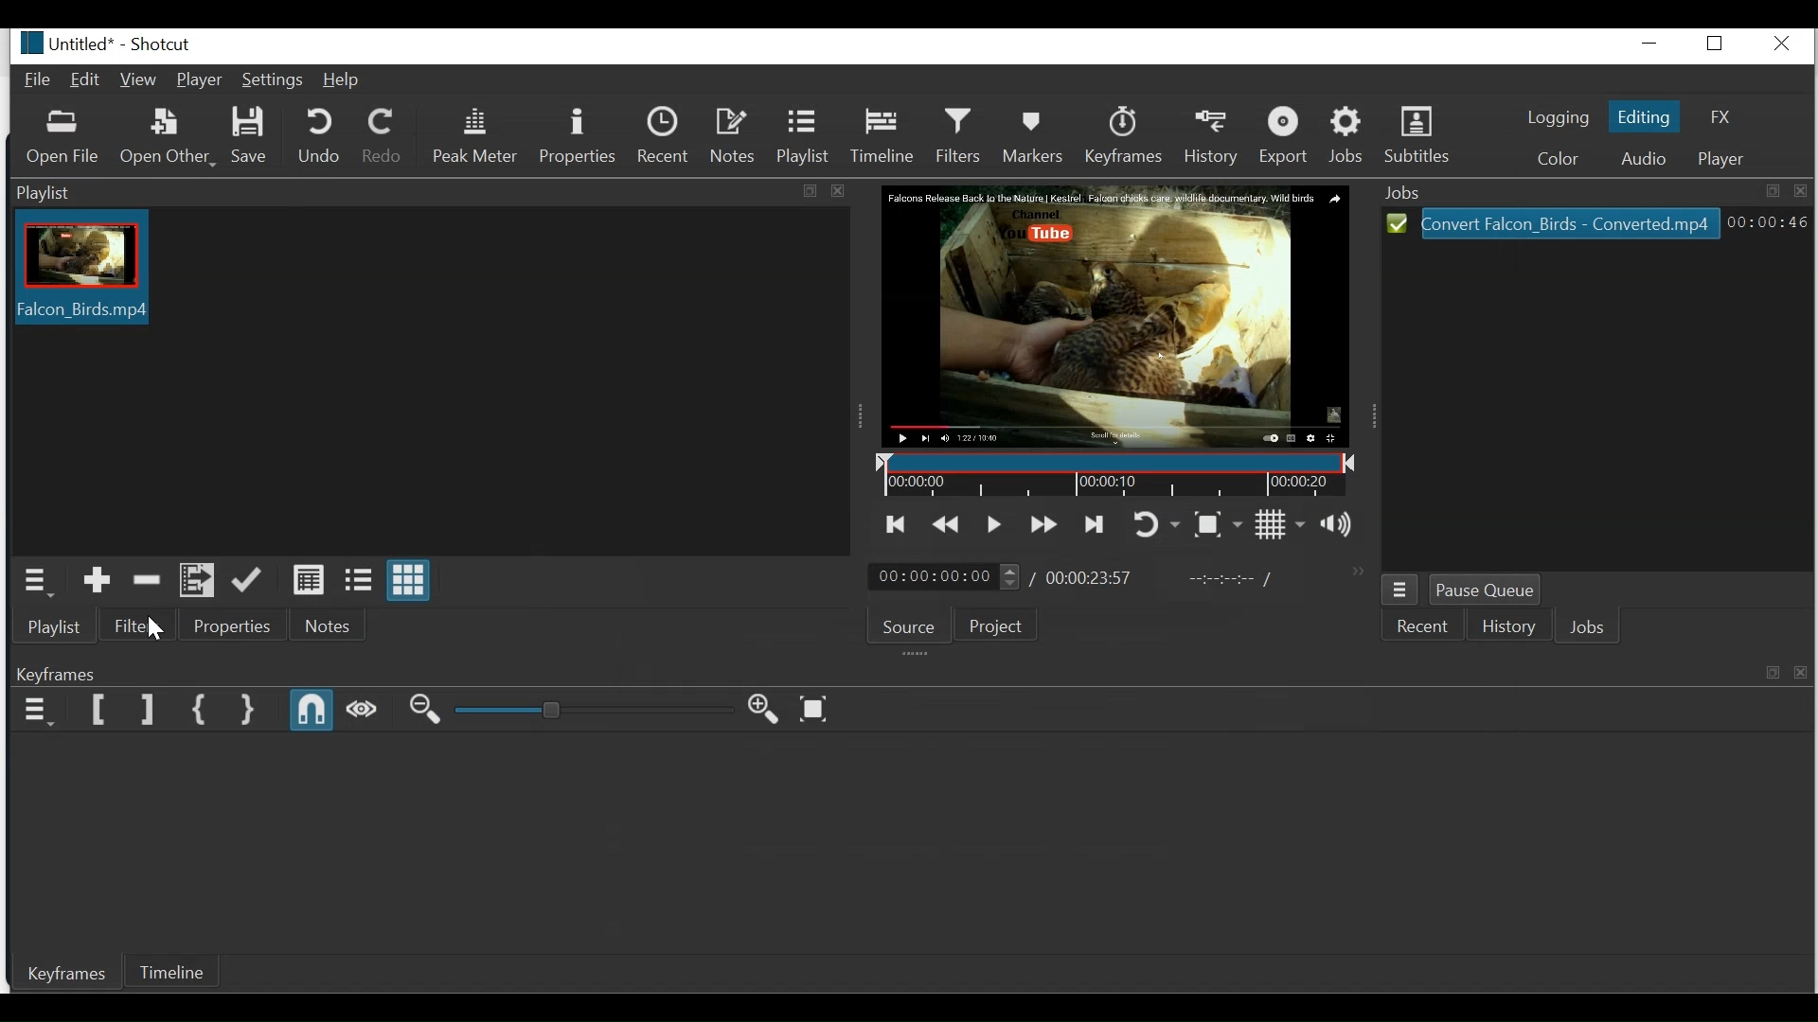  Describe the element at coordinates (883, 132) in the screenshot. I see `Timeline` at that location.